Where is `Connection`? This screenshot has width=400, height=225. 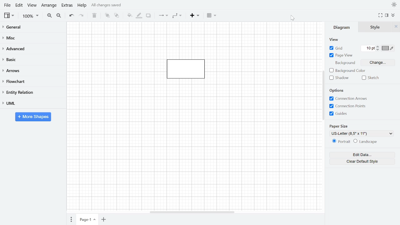
Connection is located at coordinates (163, 16).